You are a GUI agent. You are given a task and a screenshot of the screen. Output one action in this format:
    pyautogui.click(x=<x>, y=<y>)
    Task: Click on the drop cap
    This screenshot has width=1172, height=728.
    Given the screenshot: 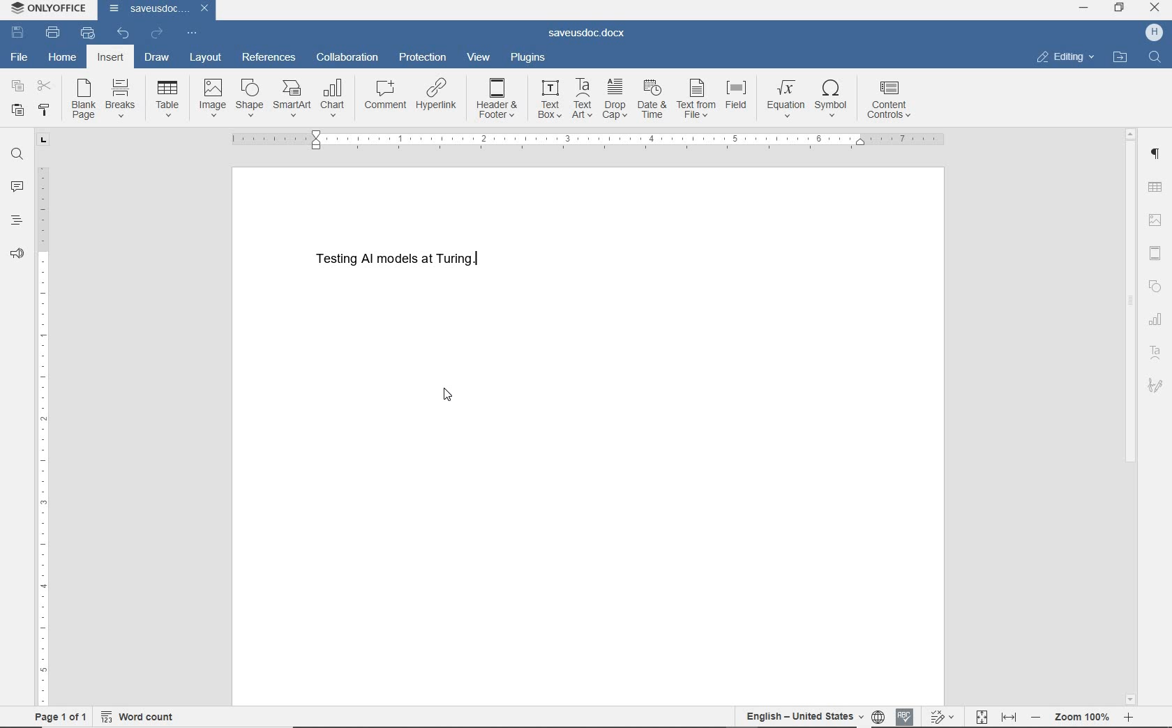 What is the action you would take?
    pyautogui.click(x=614, y=98)
    